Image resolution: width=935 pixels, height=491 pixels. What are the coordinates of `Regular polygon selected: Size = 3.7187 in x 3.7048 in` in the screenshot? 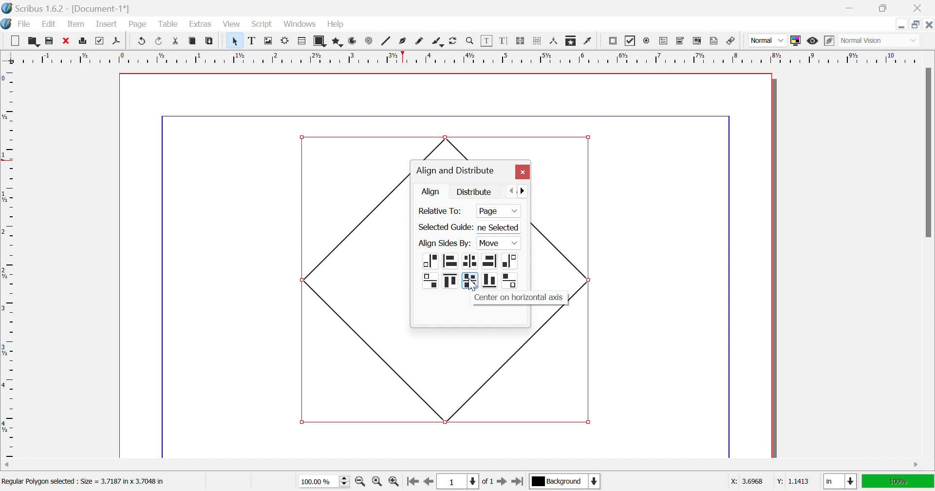 It's located at (83, 483).